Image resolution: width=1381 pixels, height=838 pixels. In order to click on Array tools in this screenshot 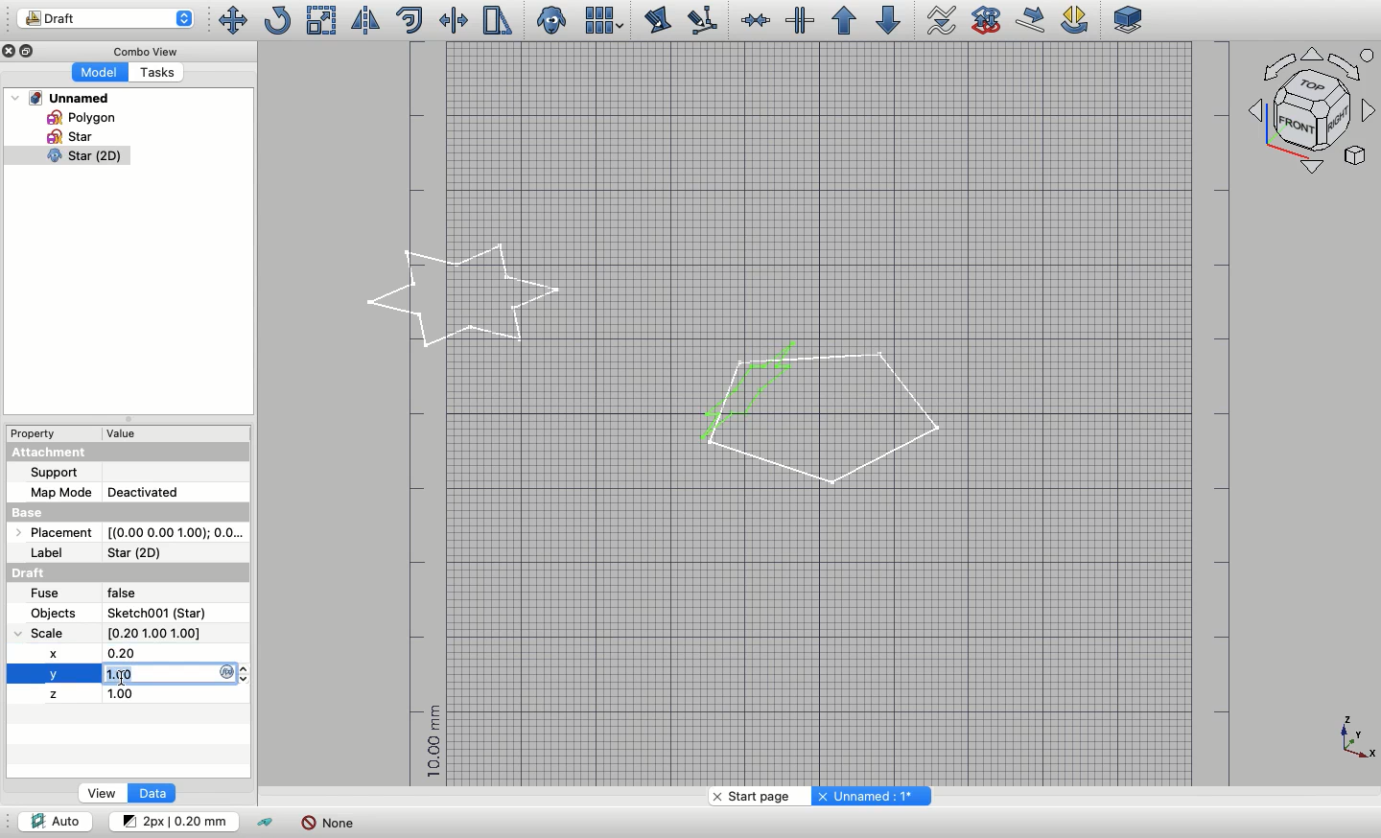, I will do `click(601, 20)`.